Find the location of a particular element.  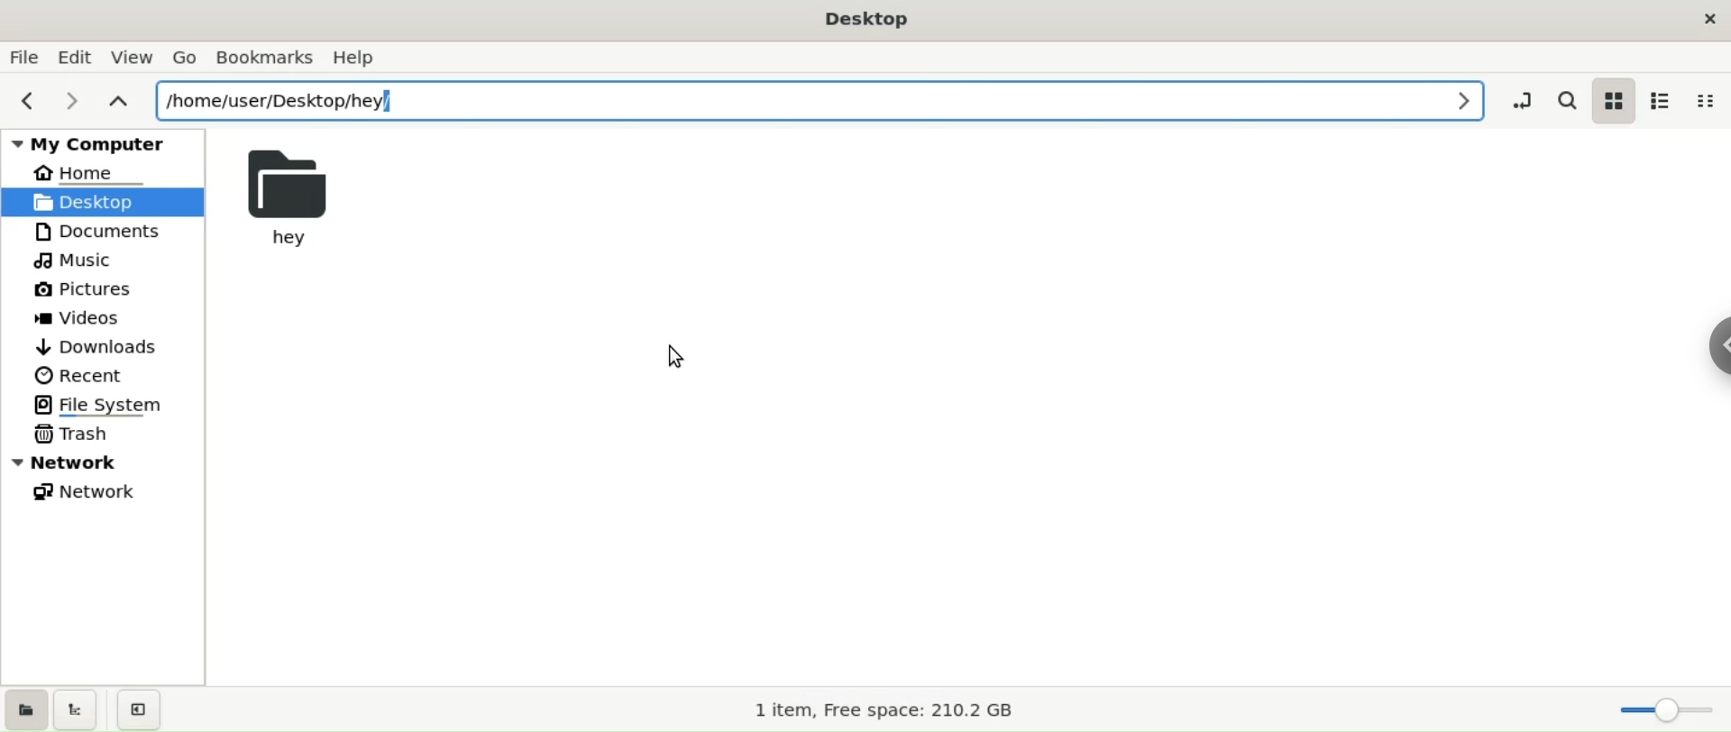

downloads is located at coordinates (101, 348).